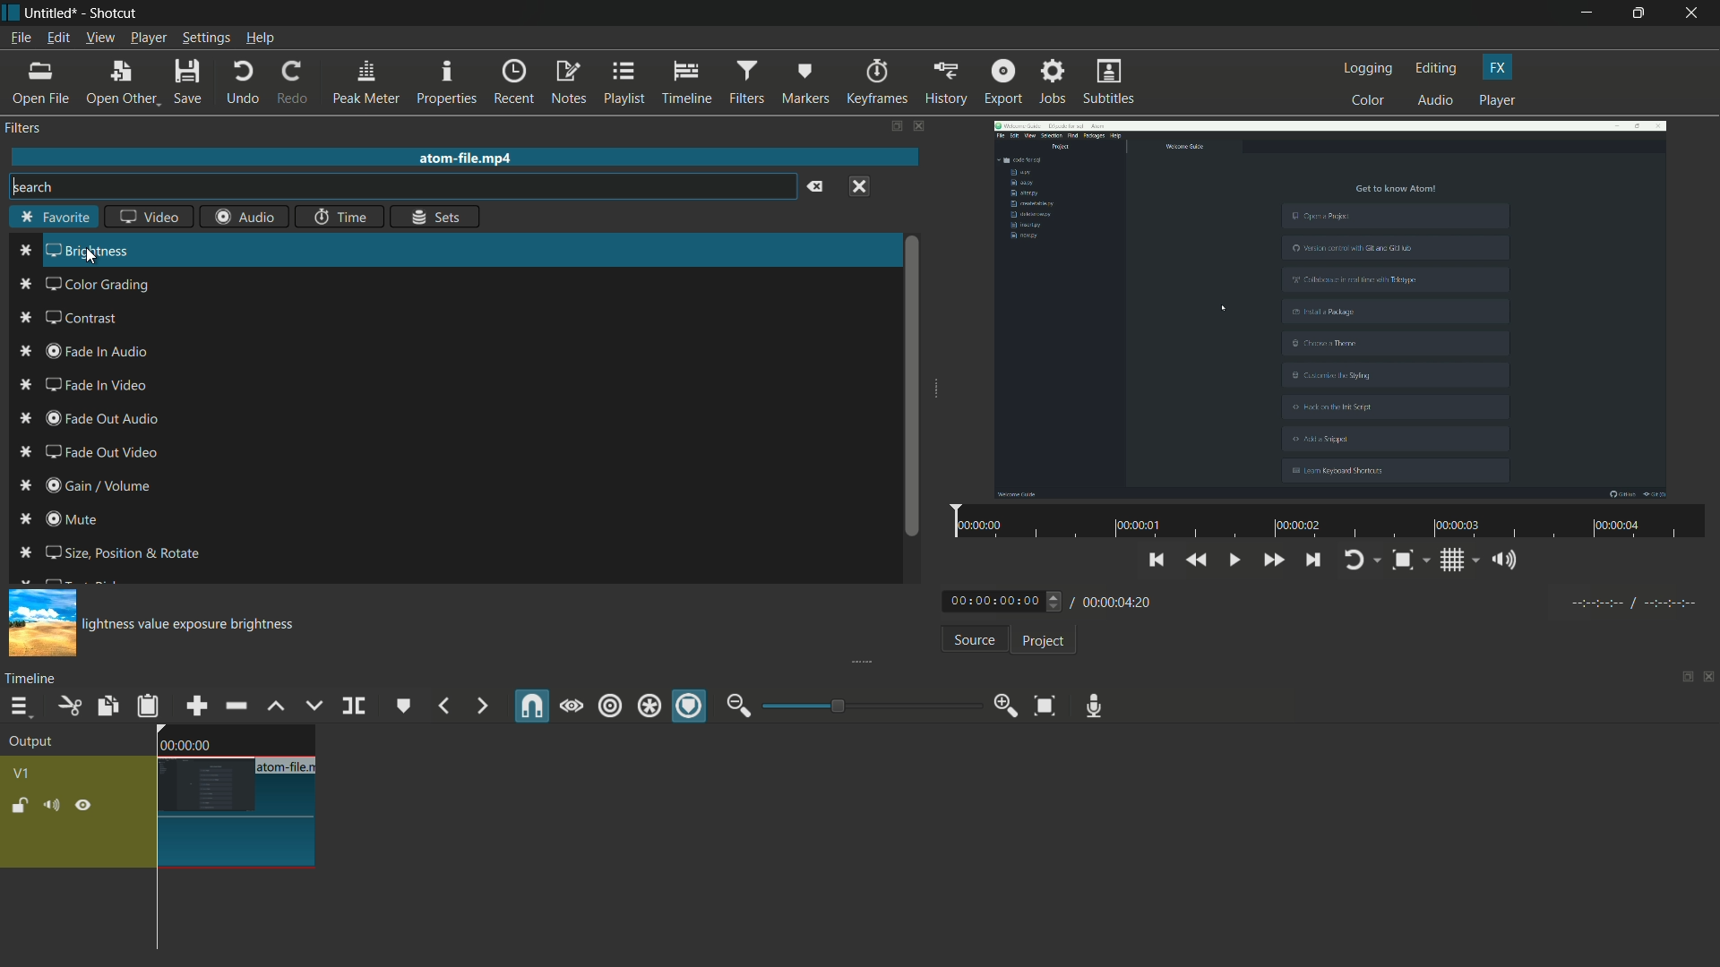 This screenshot has height=967, width=1720. I want to click on show the volume control, so click(1509, 561).